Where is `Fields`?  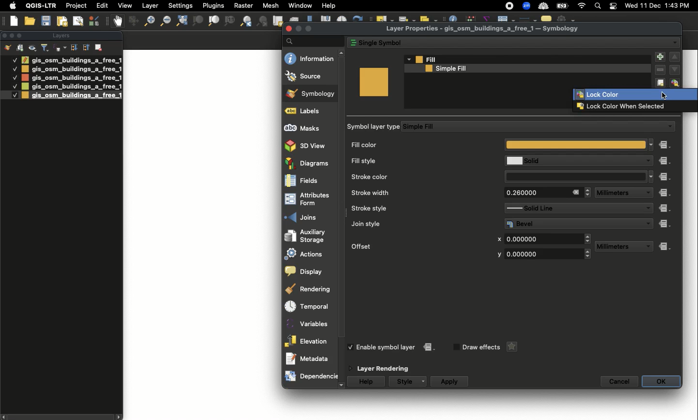 Fields is located at coordinates (309, 180).